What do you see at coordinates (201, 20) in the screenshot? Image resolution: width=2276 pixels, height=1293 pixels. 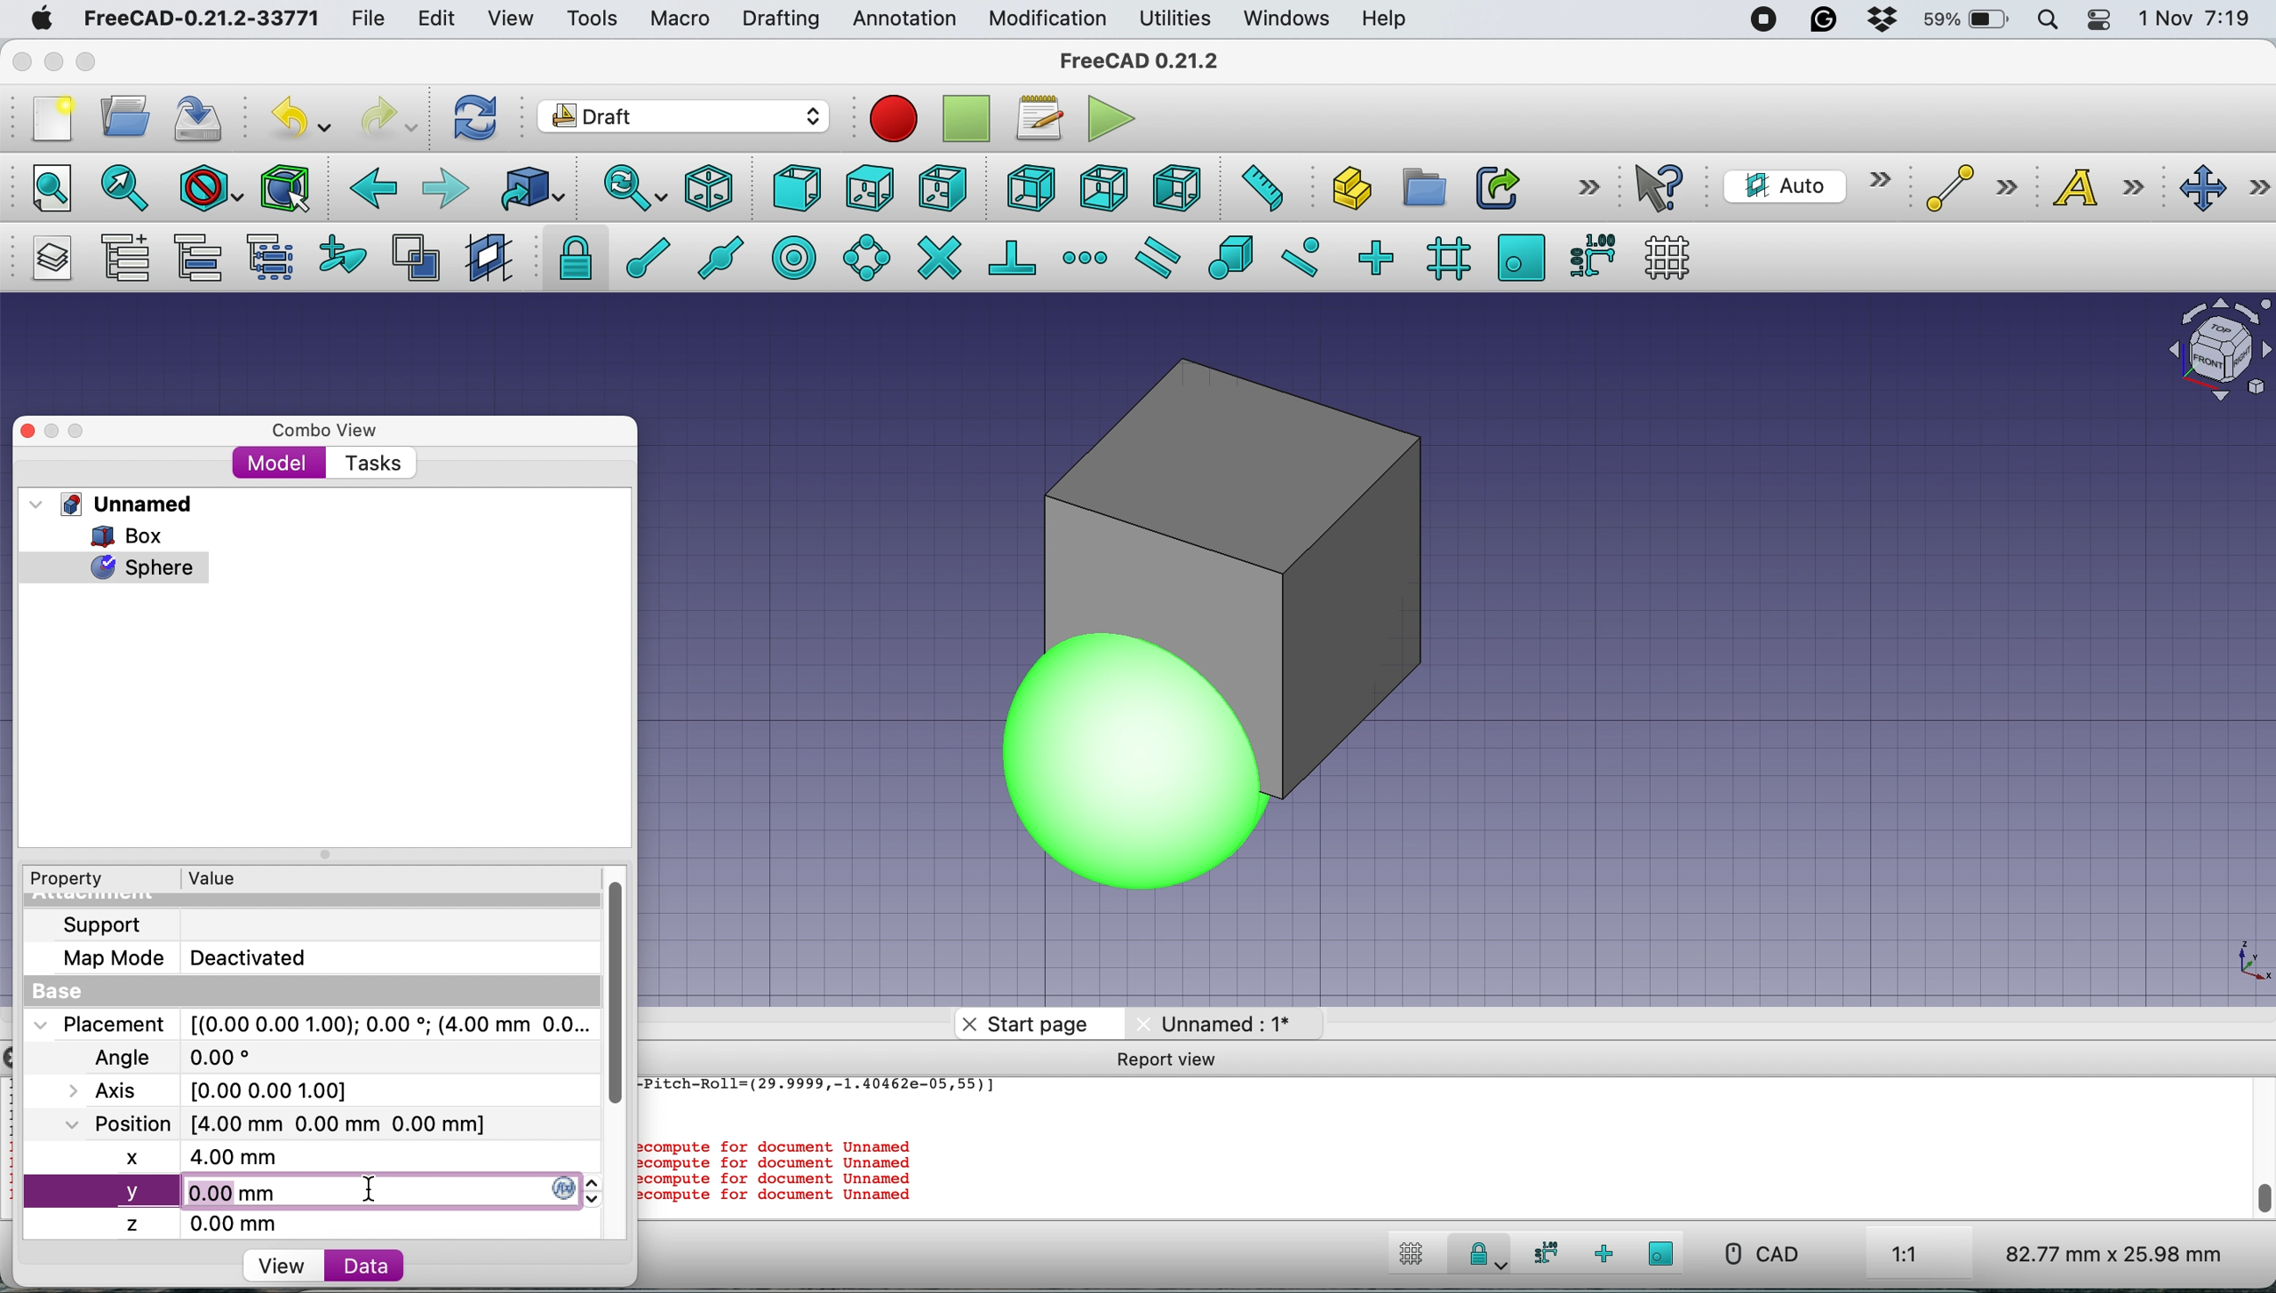 I see `freecad` at bounding box center [201, 20].